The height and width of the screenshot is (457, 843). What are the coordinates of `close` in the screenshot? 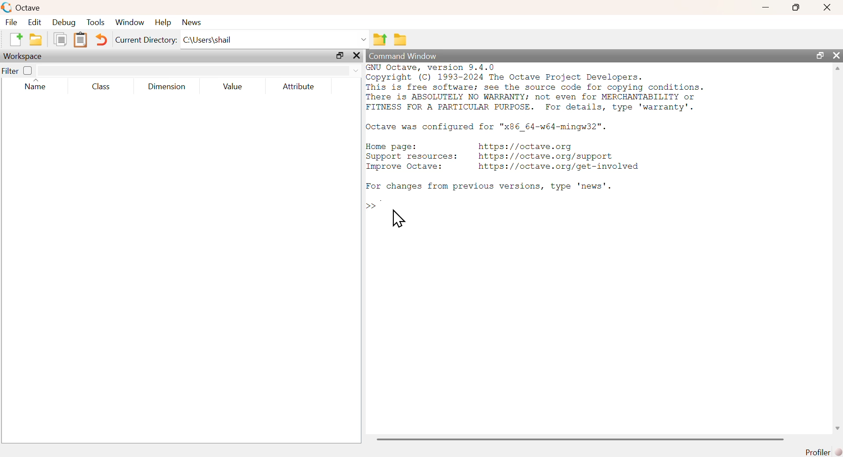 It's located at (838, 56).